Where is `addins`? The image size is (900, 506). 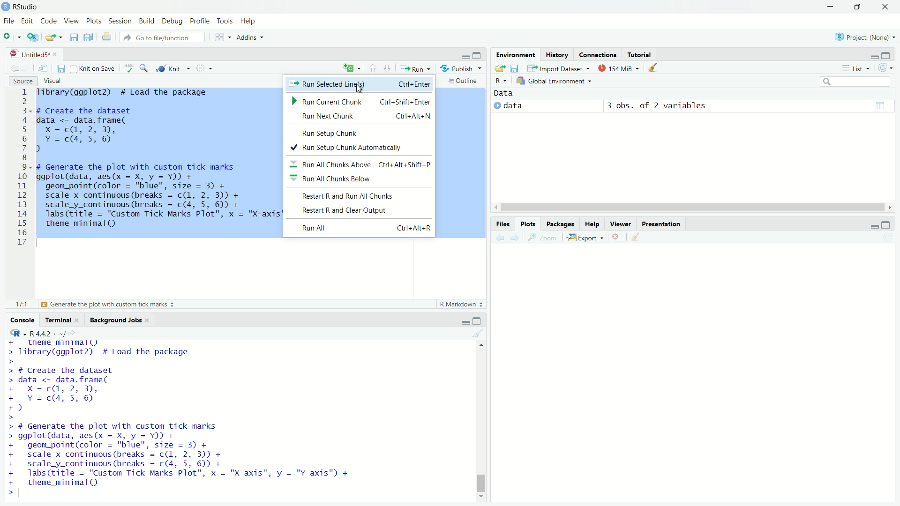 addins is located at coordinates (251, 37).